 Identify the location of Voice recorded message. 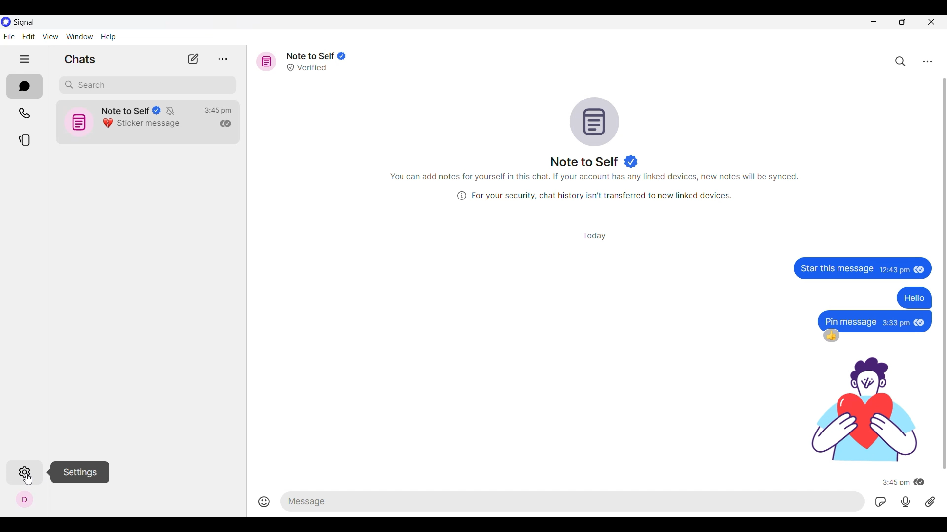
(906, 502).